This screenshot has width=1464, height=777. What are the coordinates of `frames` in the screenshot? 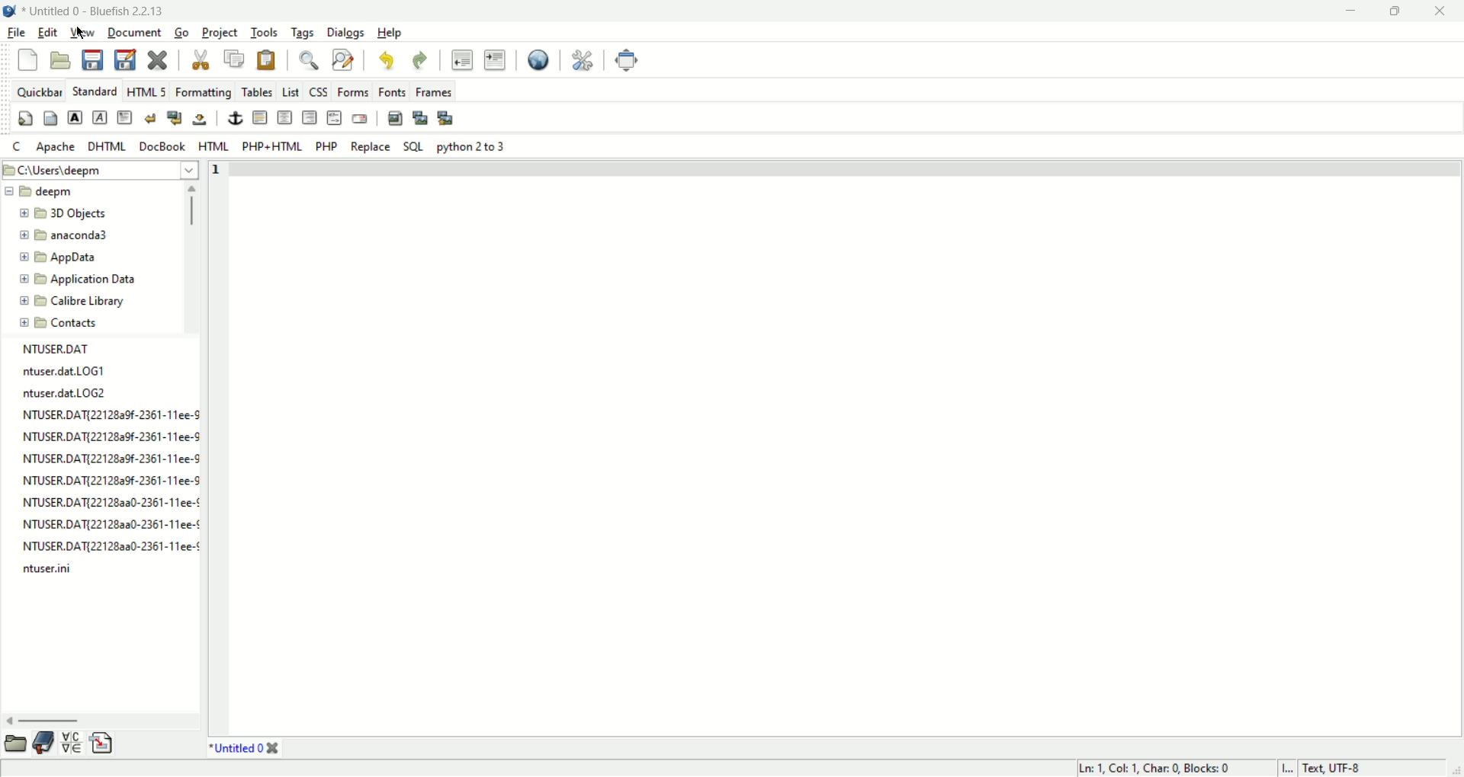 It's located at (433, 91).